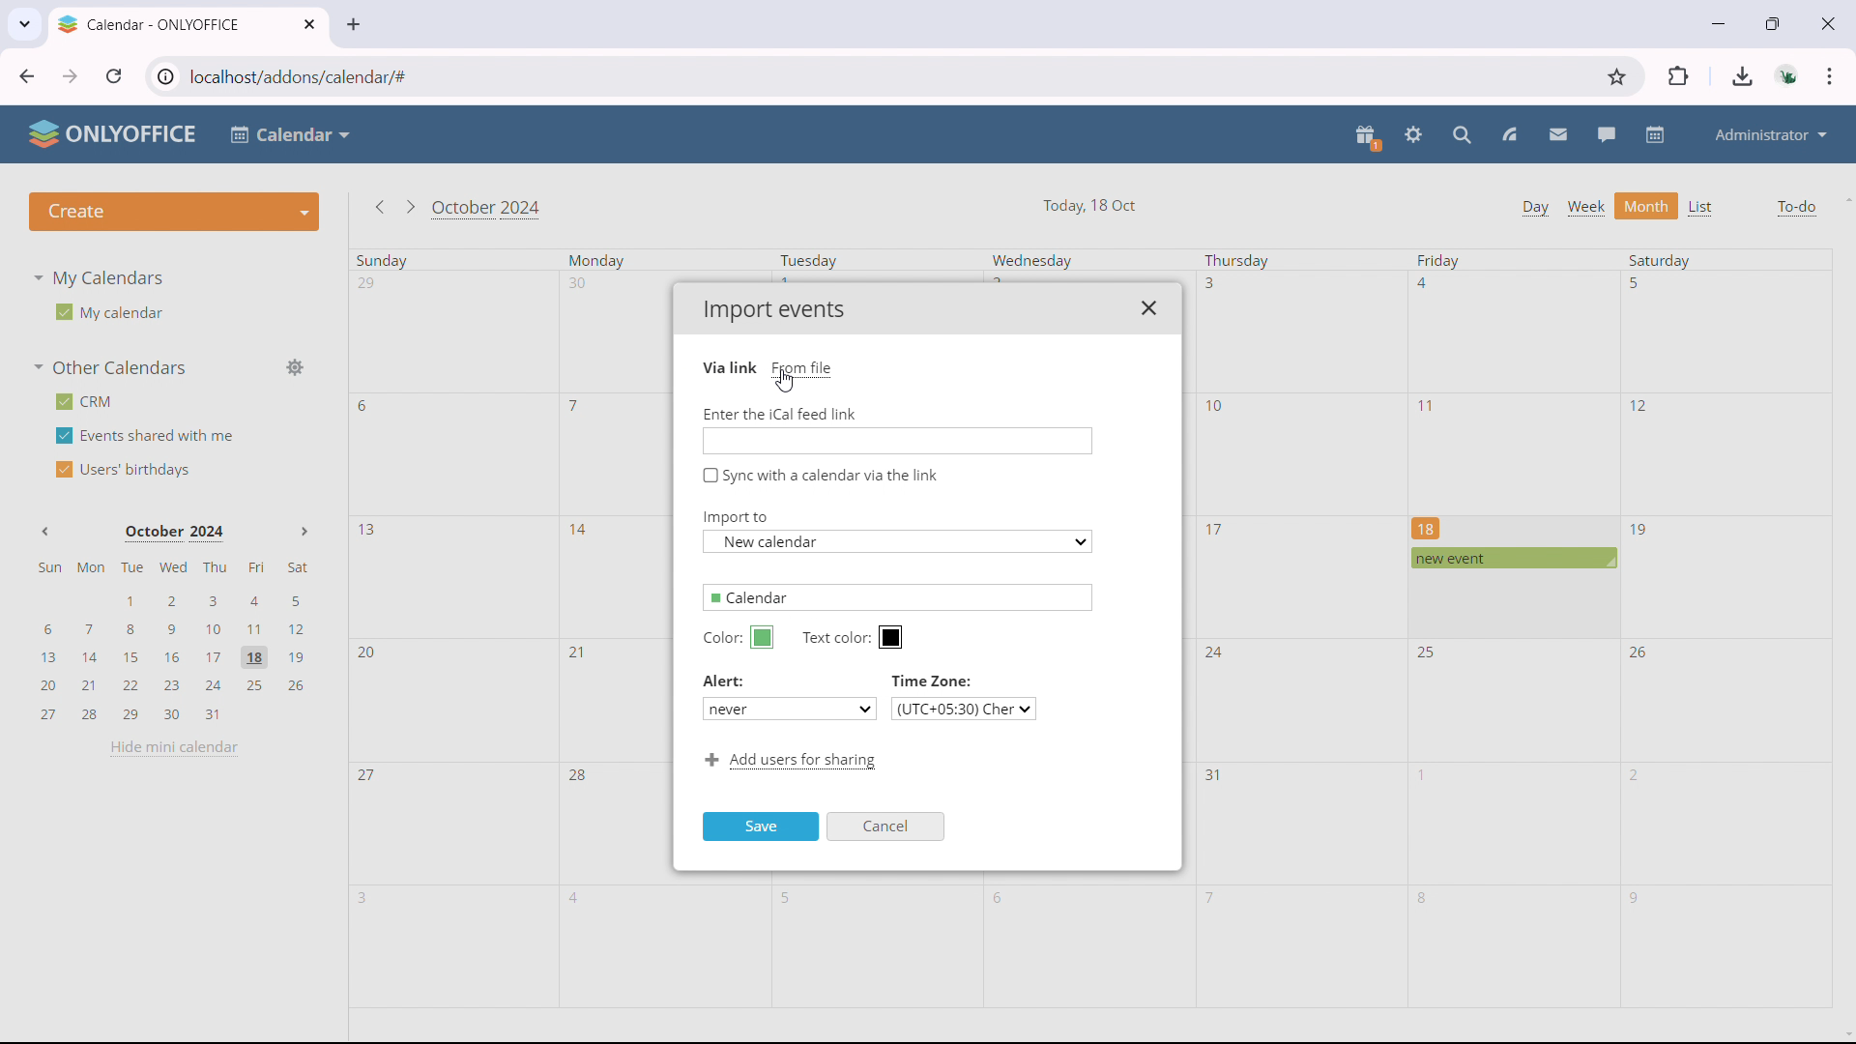 This screenshot has height=1044, width=1856. I want to click on present, so click(1368, 137).